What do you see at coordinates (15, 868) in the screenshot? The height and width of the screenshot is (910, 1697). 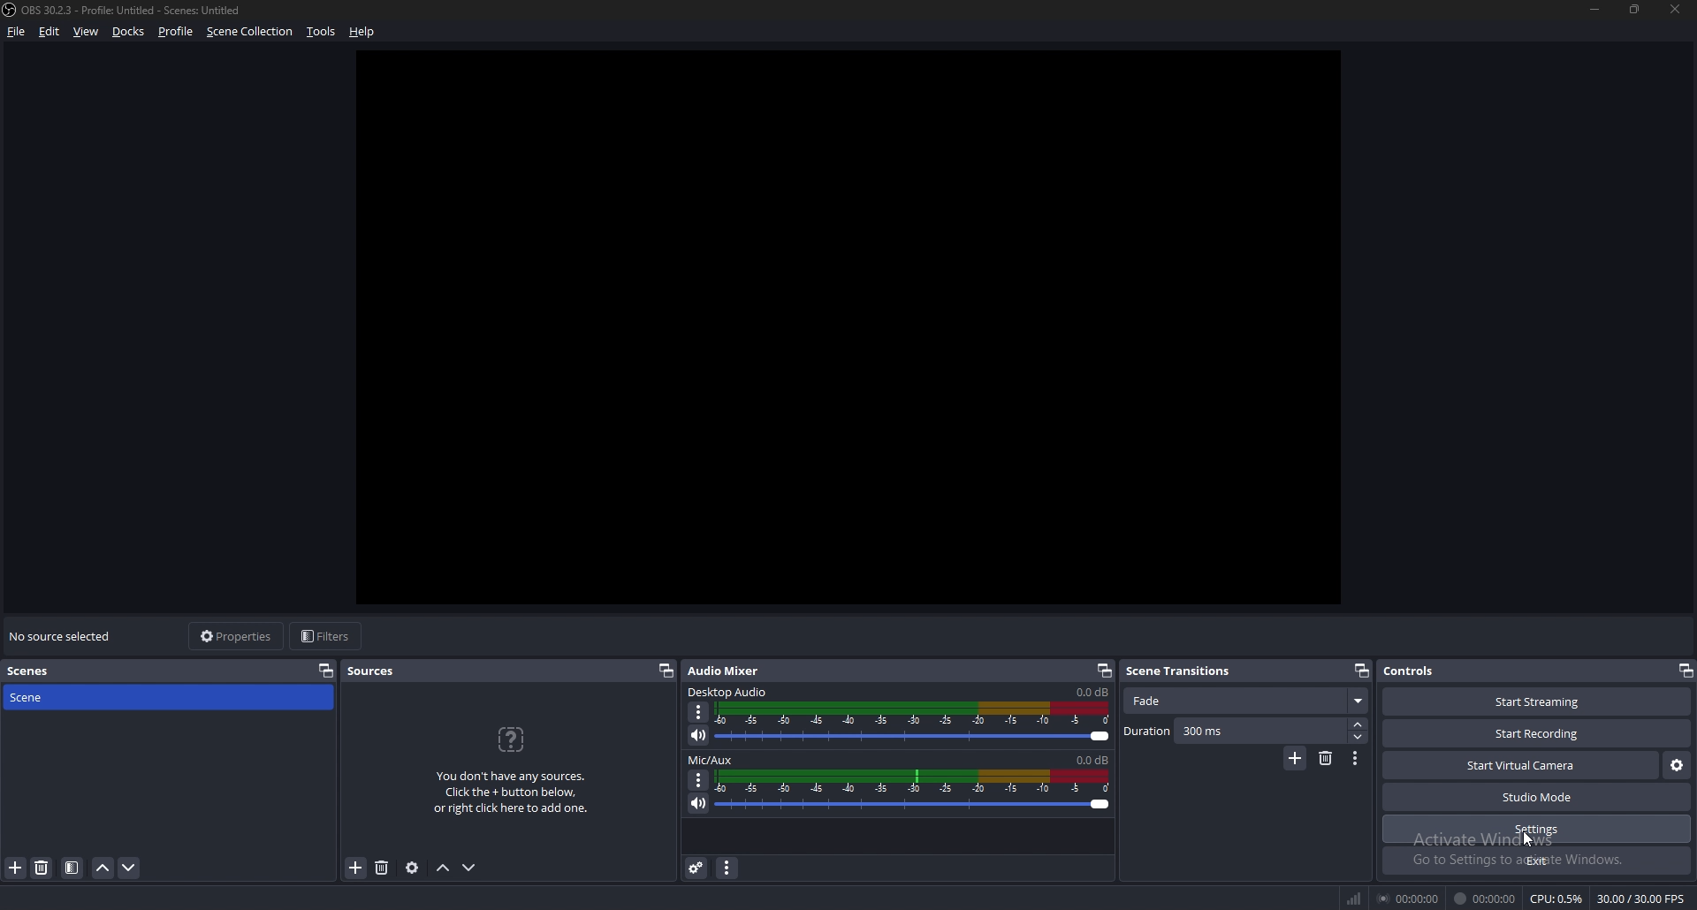 I see `add scene` at bounding box center [15, 868].